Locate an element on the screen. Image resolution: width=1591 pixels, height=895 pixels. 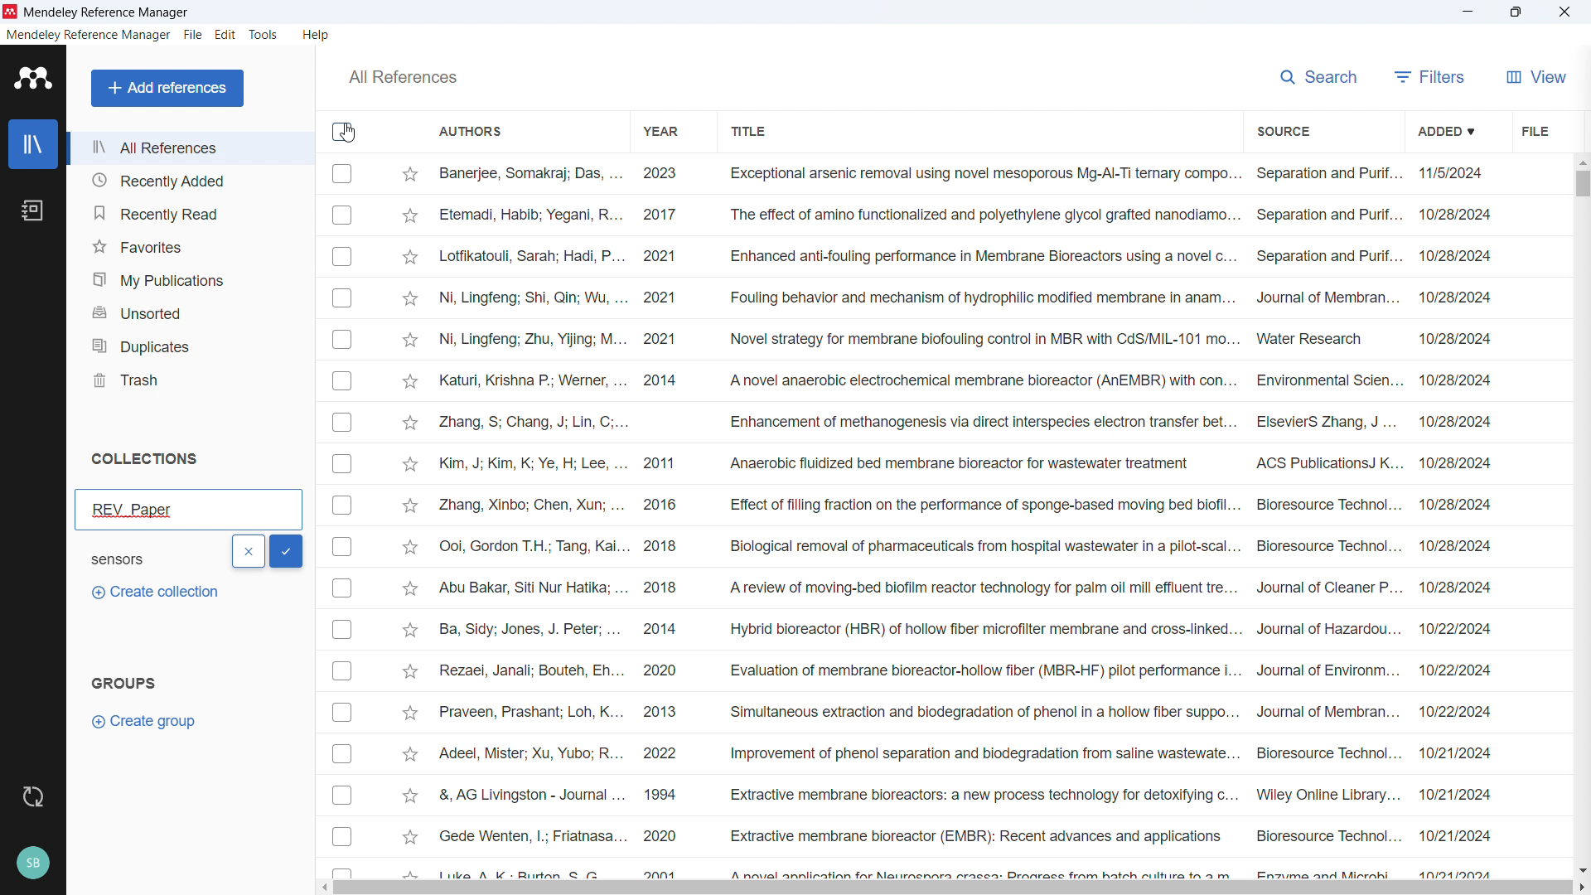
Cursor is located at coordinates (348, 133).